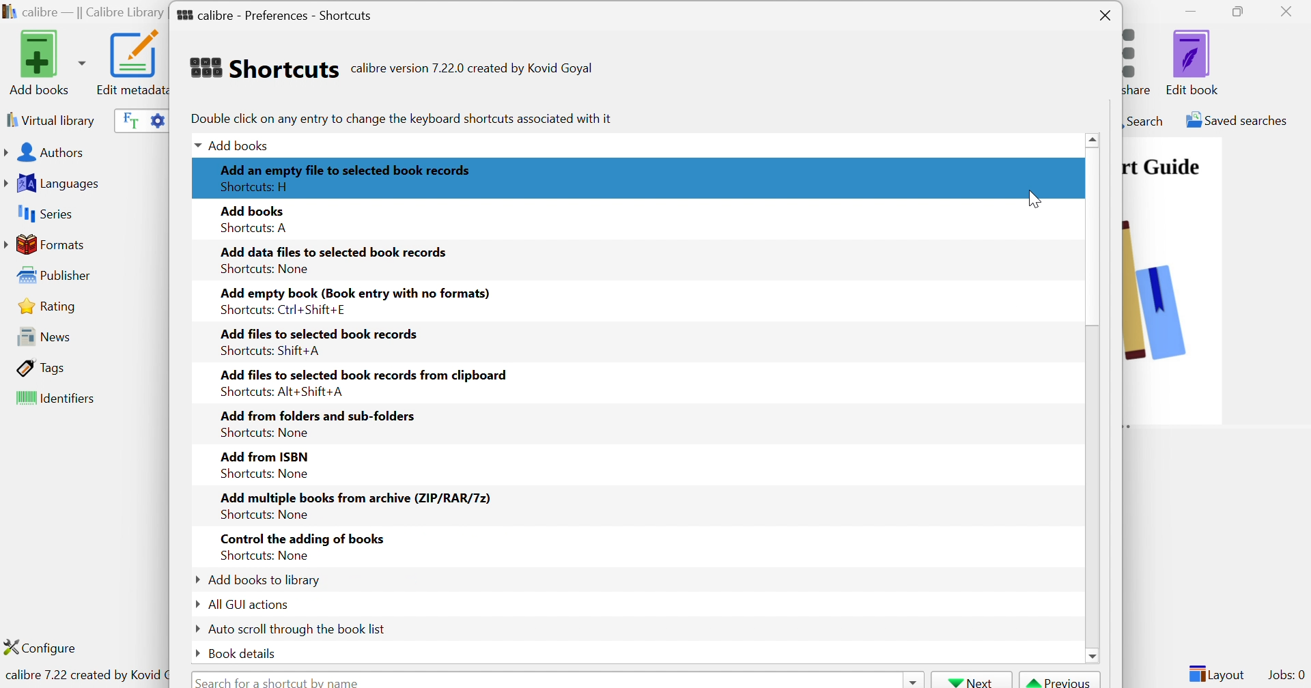  I want to click on Add from folders and sub-folders, so click(318, 416).